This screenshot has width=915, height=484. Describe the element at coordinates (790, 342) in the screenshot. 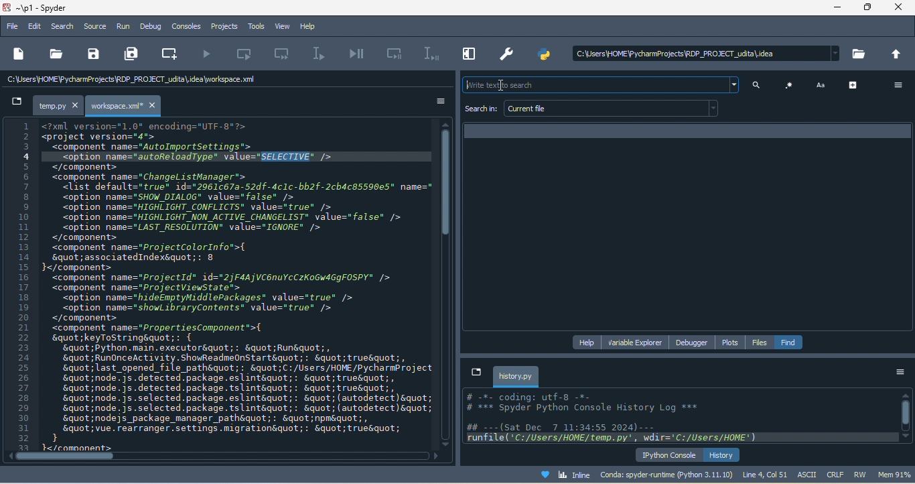

I see `find` at that location.